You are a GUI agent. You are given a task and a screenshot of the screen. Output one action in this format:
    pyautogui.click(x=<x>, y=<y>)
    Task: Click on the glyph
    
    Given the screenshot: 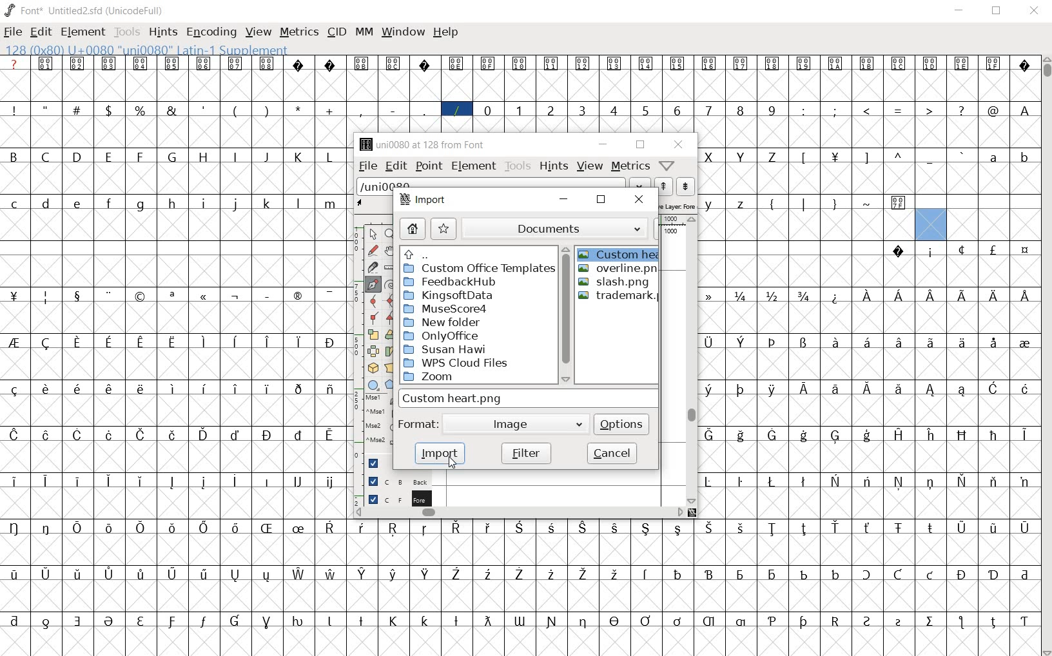 What is the action you would take?
    pyautogui.click(x=931, y=528)
    